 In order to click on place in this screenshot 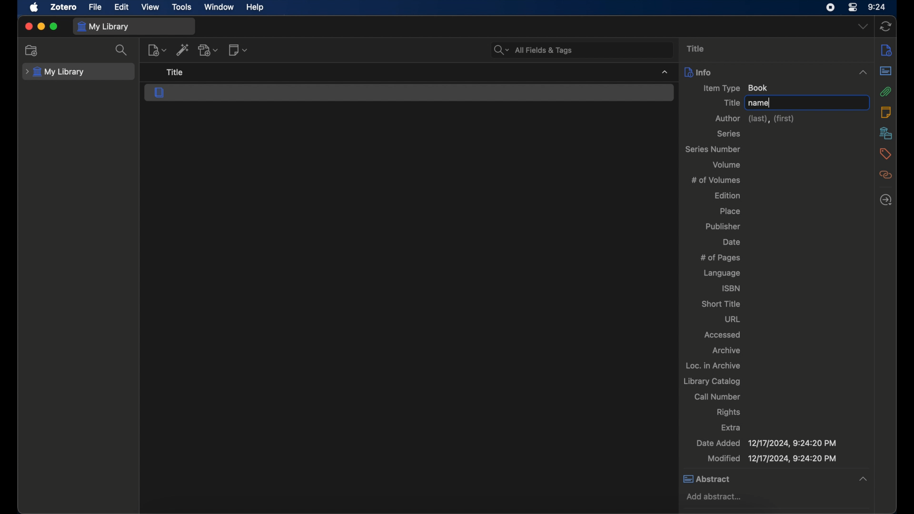, I will do `click(731, 211)`.